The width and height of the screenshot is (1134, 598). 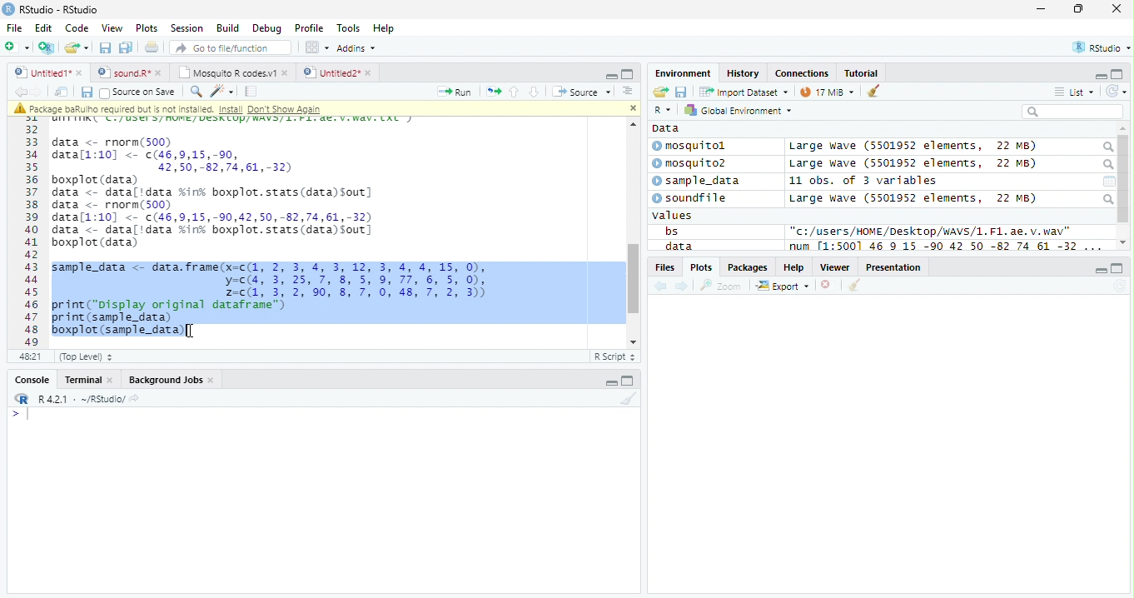 What do you see at coordinates (187, 27) in the screenshot?
I see `Session` at bounding box center [187, 27].